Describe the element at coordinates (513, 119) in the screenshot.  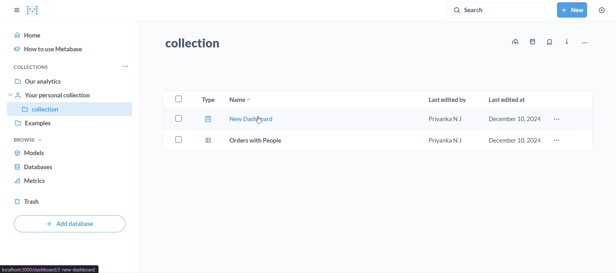
I see `december 10, 2024` at that location.